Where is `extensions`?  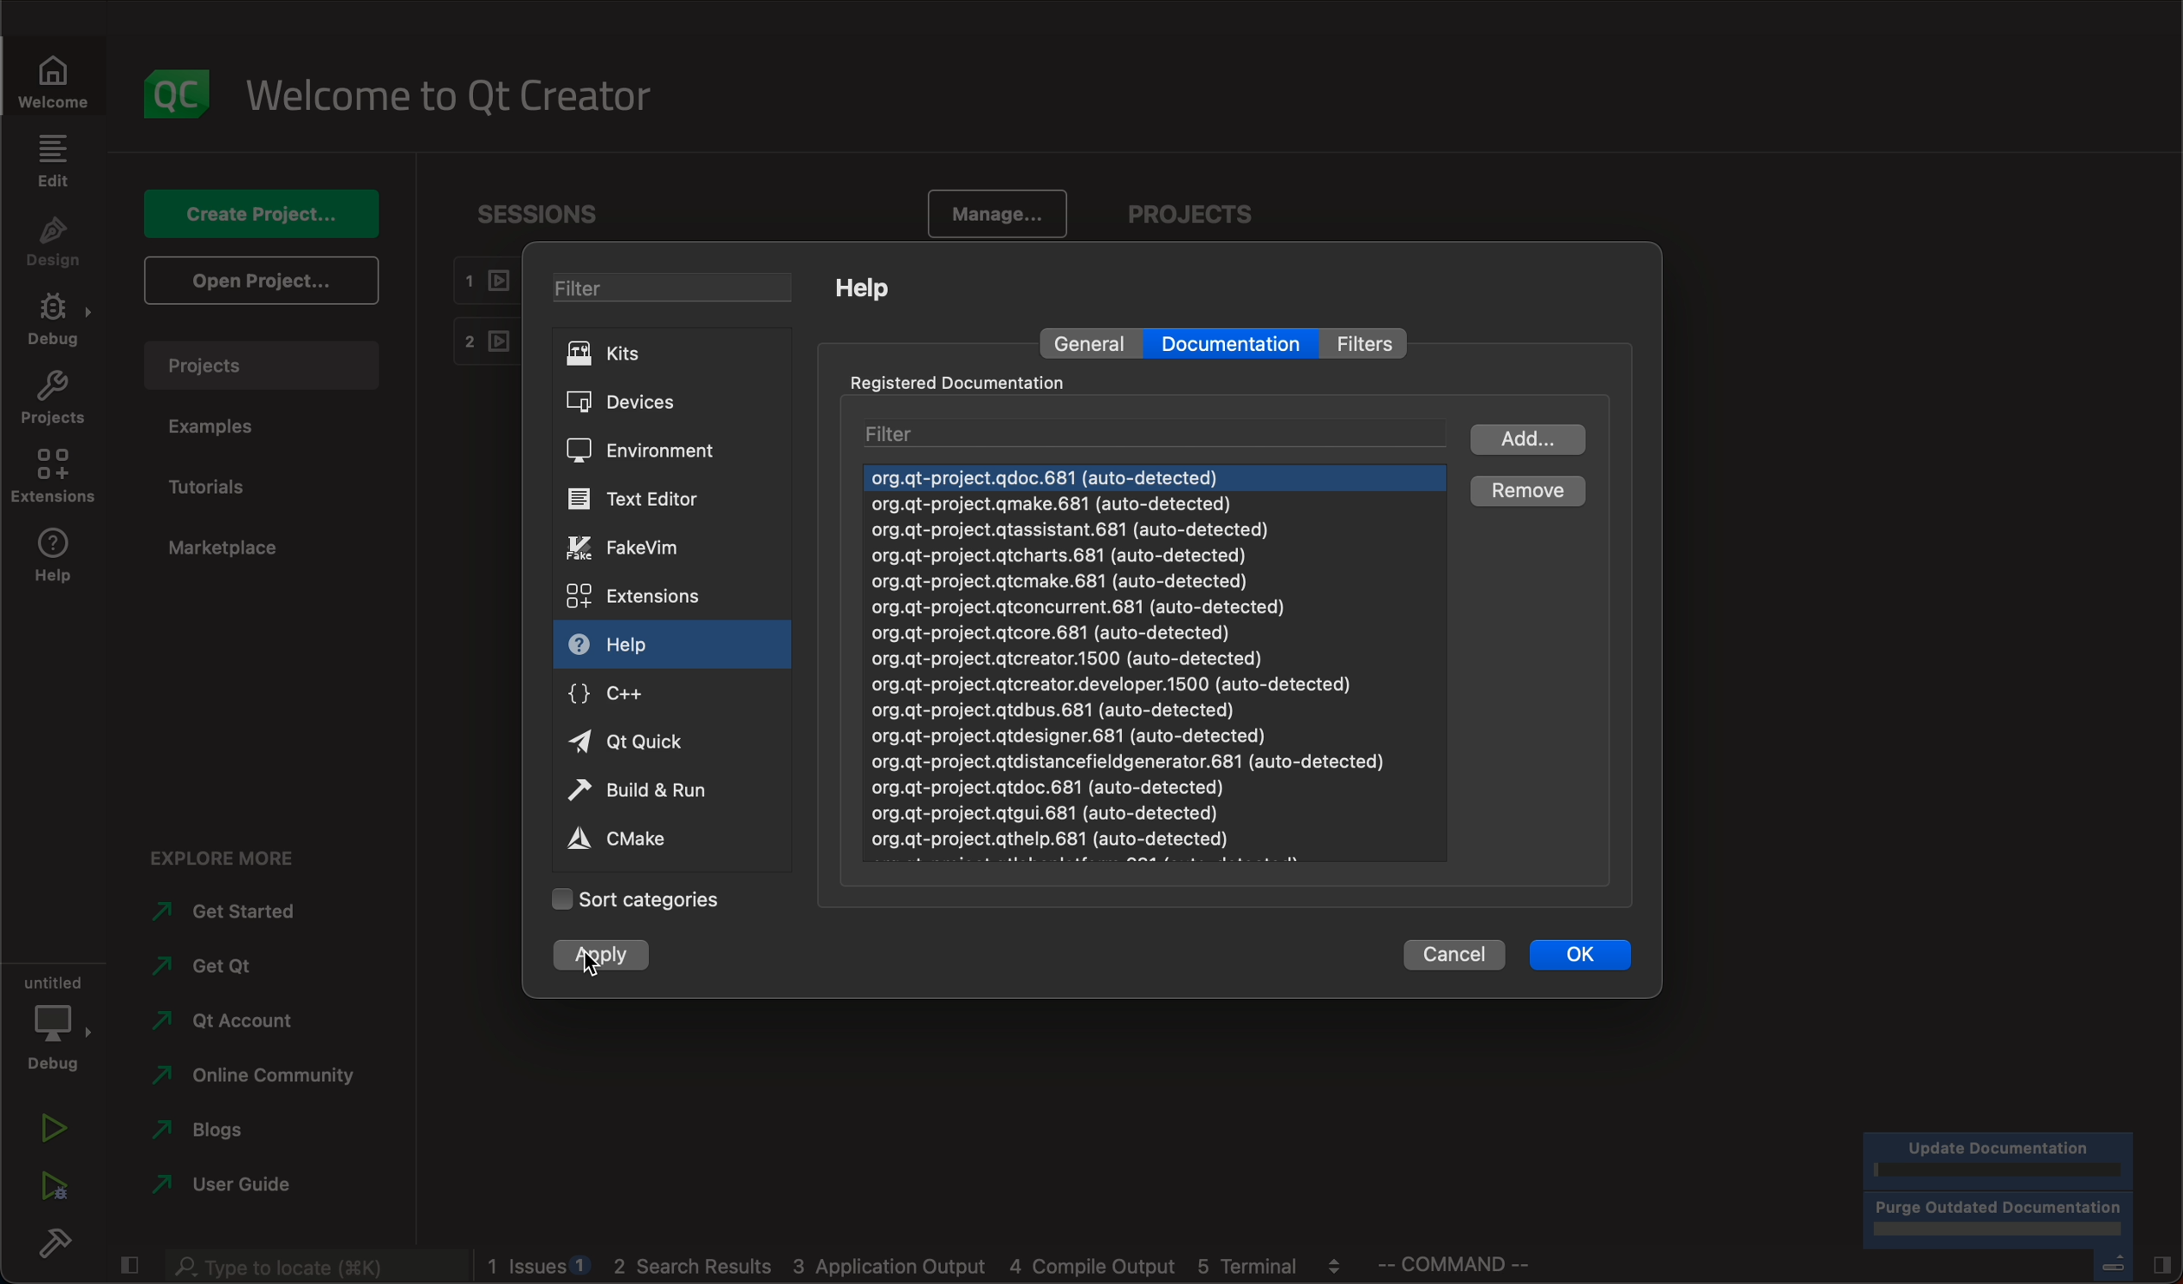
extensions is located at coordinates (61, 476).